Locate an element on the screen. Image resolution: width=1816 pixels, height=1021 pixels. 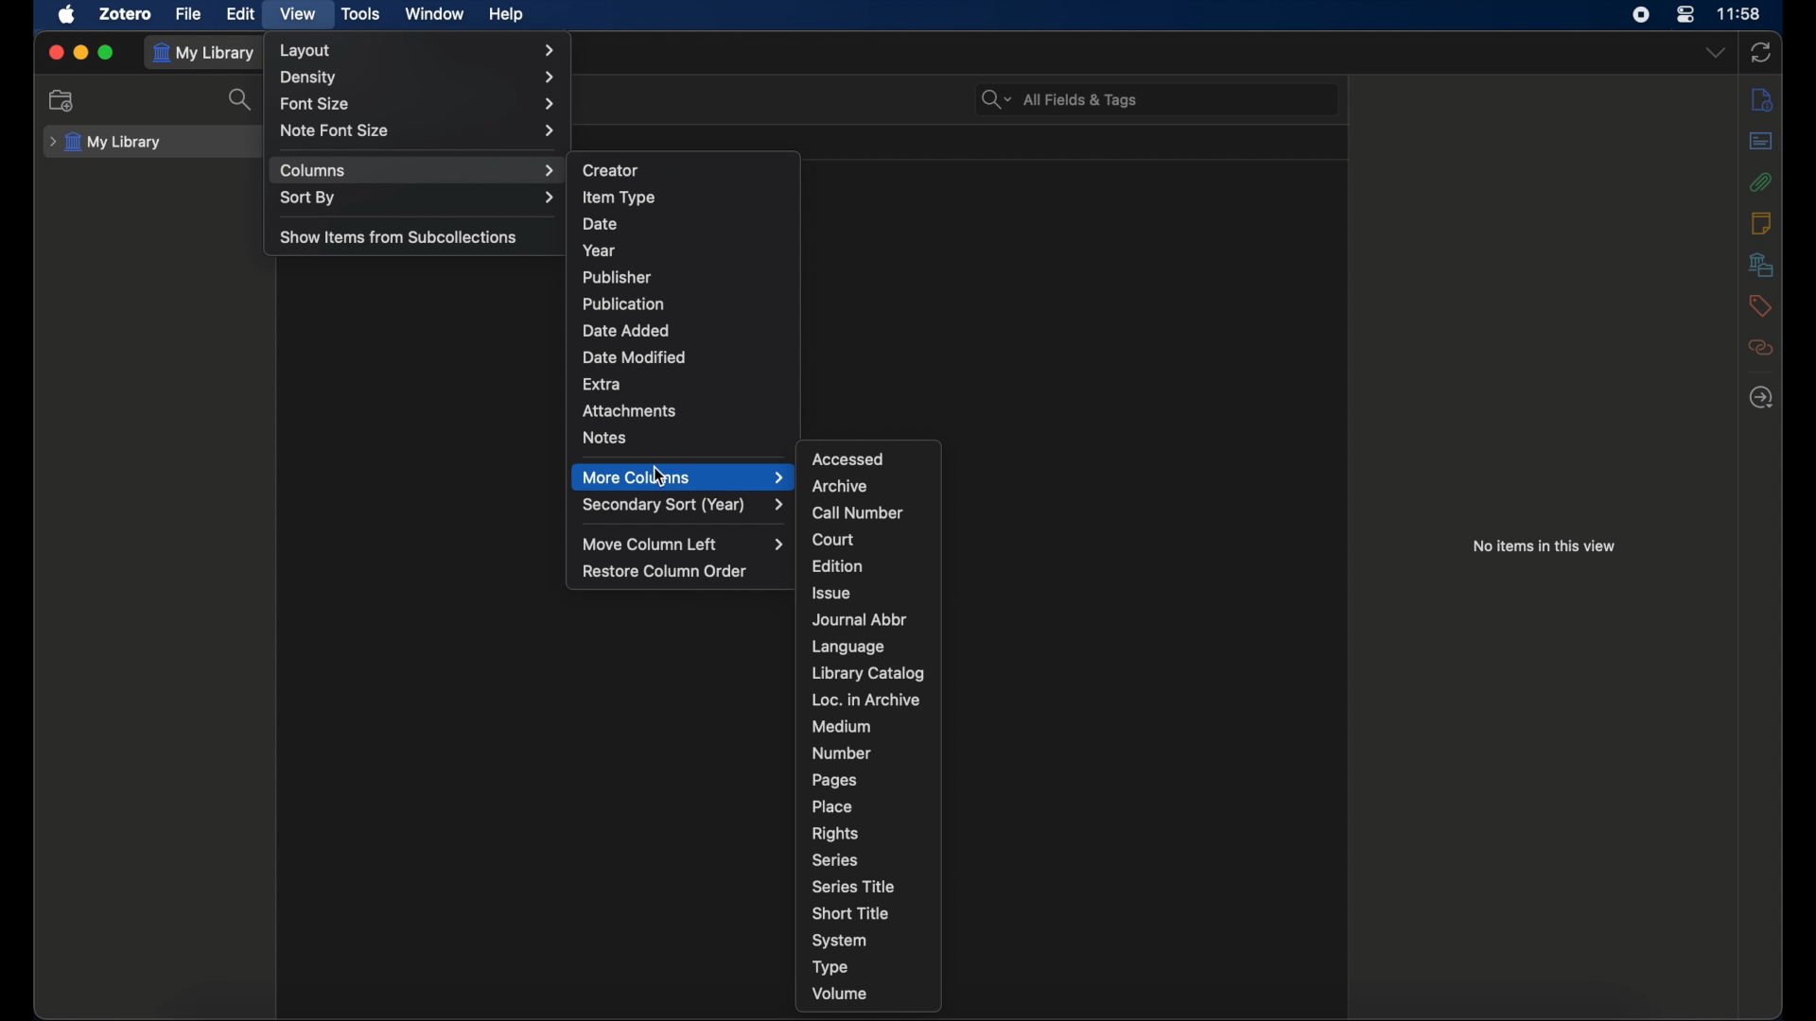
sync is located at coordinates (1761, 54).